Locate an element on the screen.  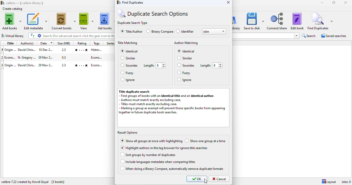
identical is located at coordinates (129, 51).